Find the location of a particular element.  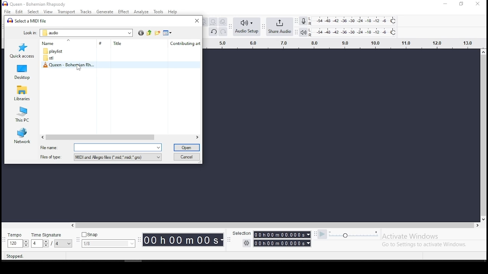

look in is located at coordinates (77, 32).